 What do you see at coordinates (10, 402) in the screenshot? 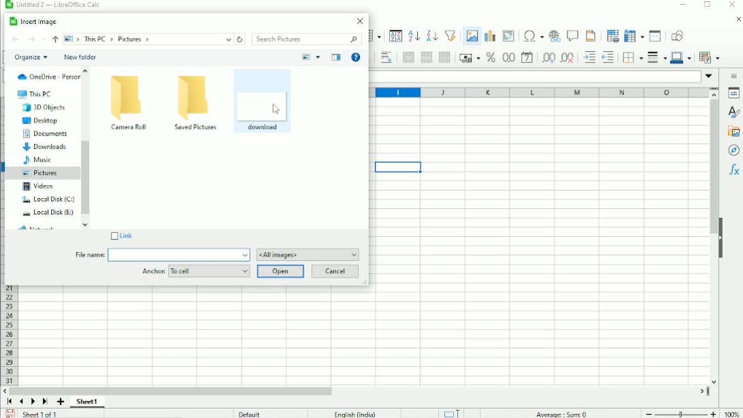
I see `Scroll to first sheet` at bounding box center [10, 402].